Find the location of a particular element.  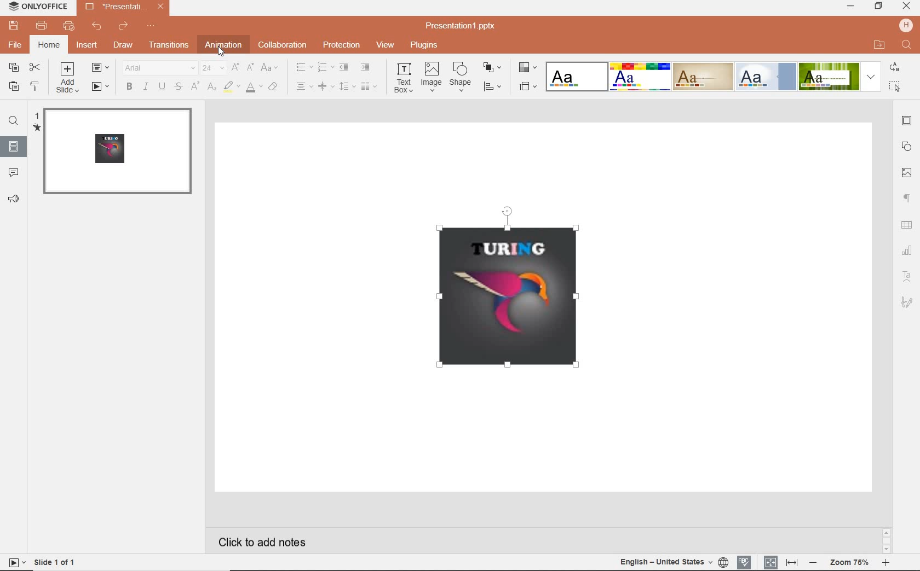

blank is located at coordinates (576, 77).